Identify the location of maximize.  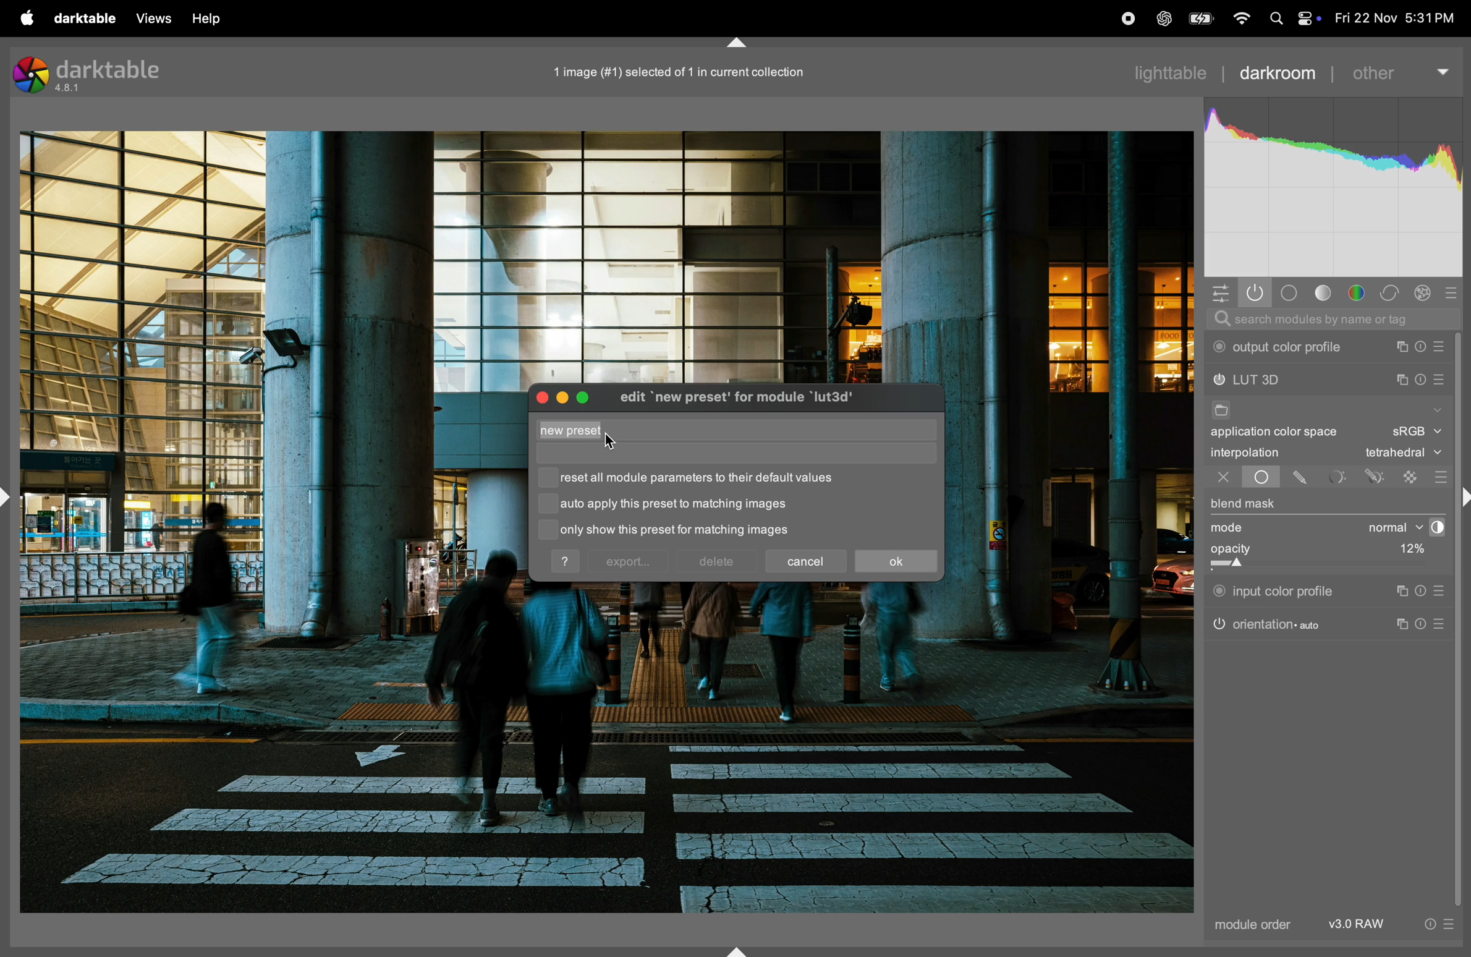
(586, 395).